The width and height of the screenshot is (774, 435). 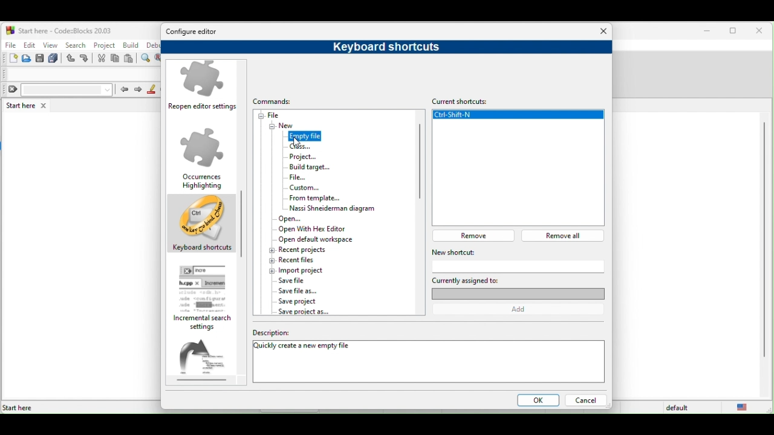 I want to click on file, so click(x=10, y=43).